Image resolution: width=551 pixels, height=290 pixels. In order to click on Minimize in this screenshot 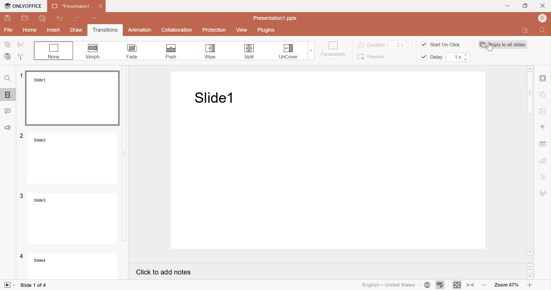, I will do `click(508, 6)`.